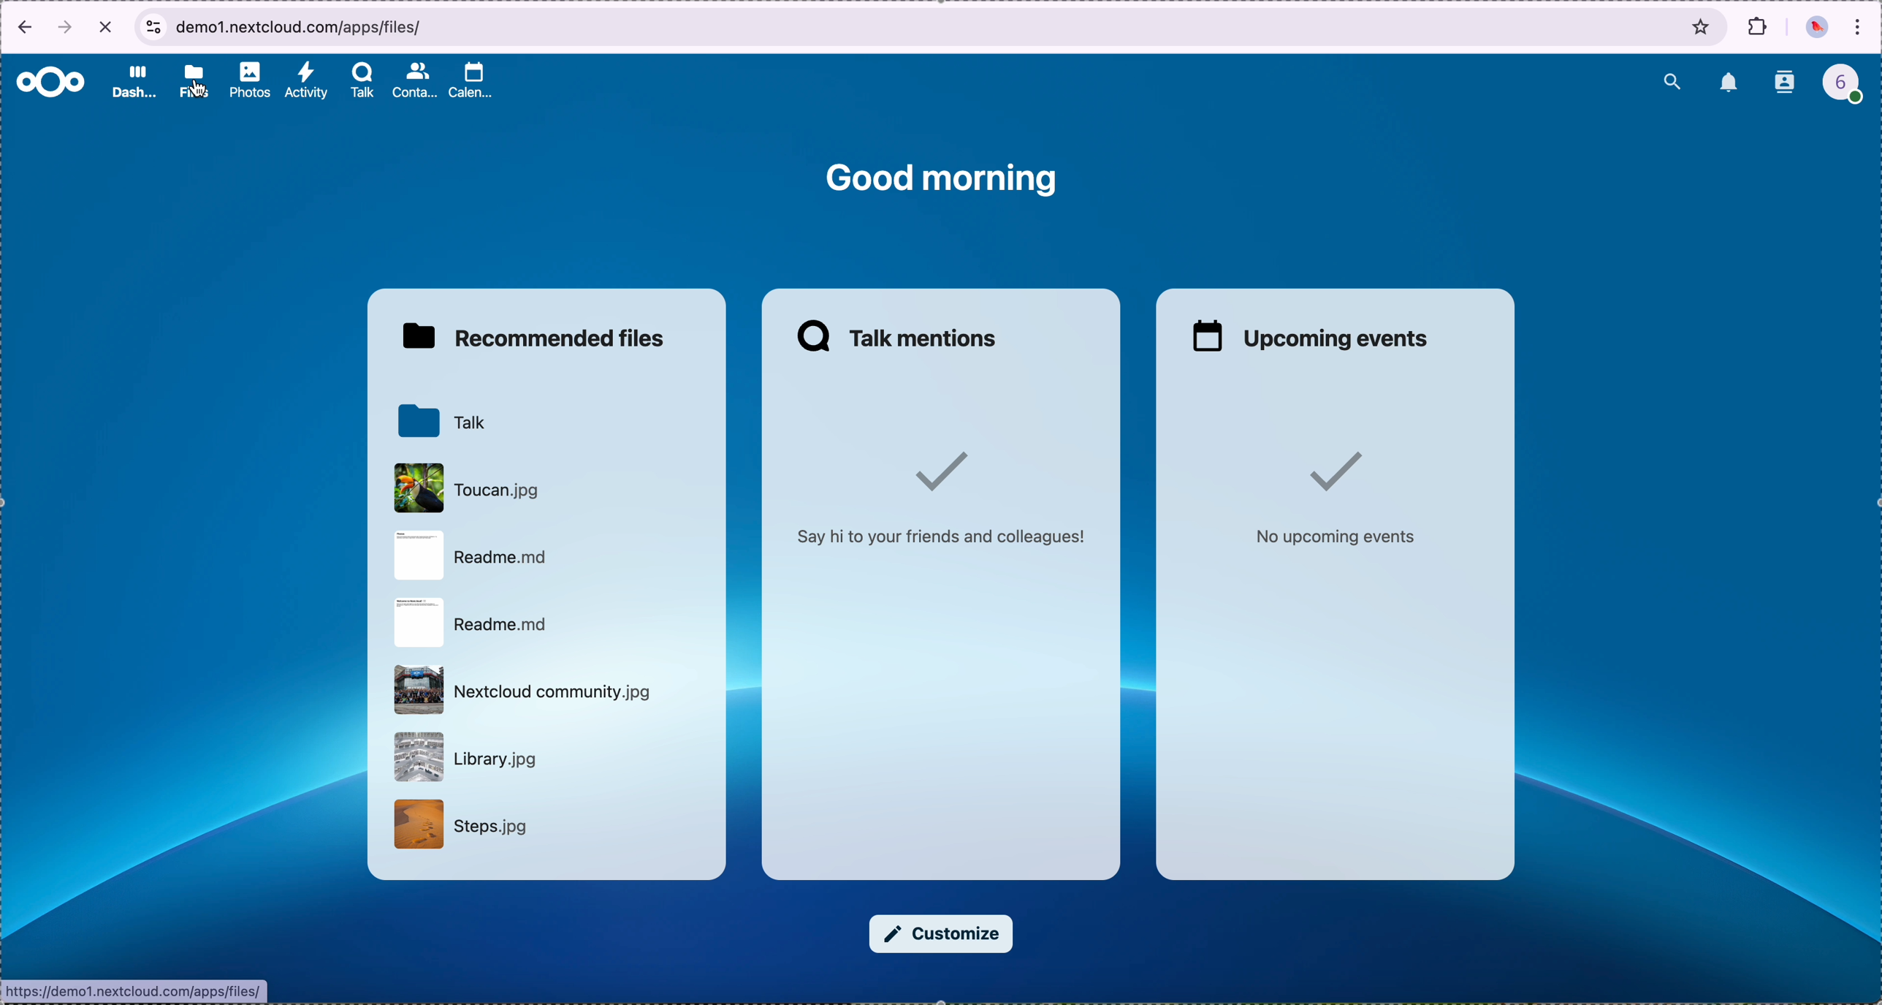 This screenshot has height=1005, width=1882. What do you see at coordinates (309, 26) in the screenshot?
I see `URL` at bounding box center [309, 26].